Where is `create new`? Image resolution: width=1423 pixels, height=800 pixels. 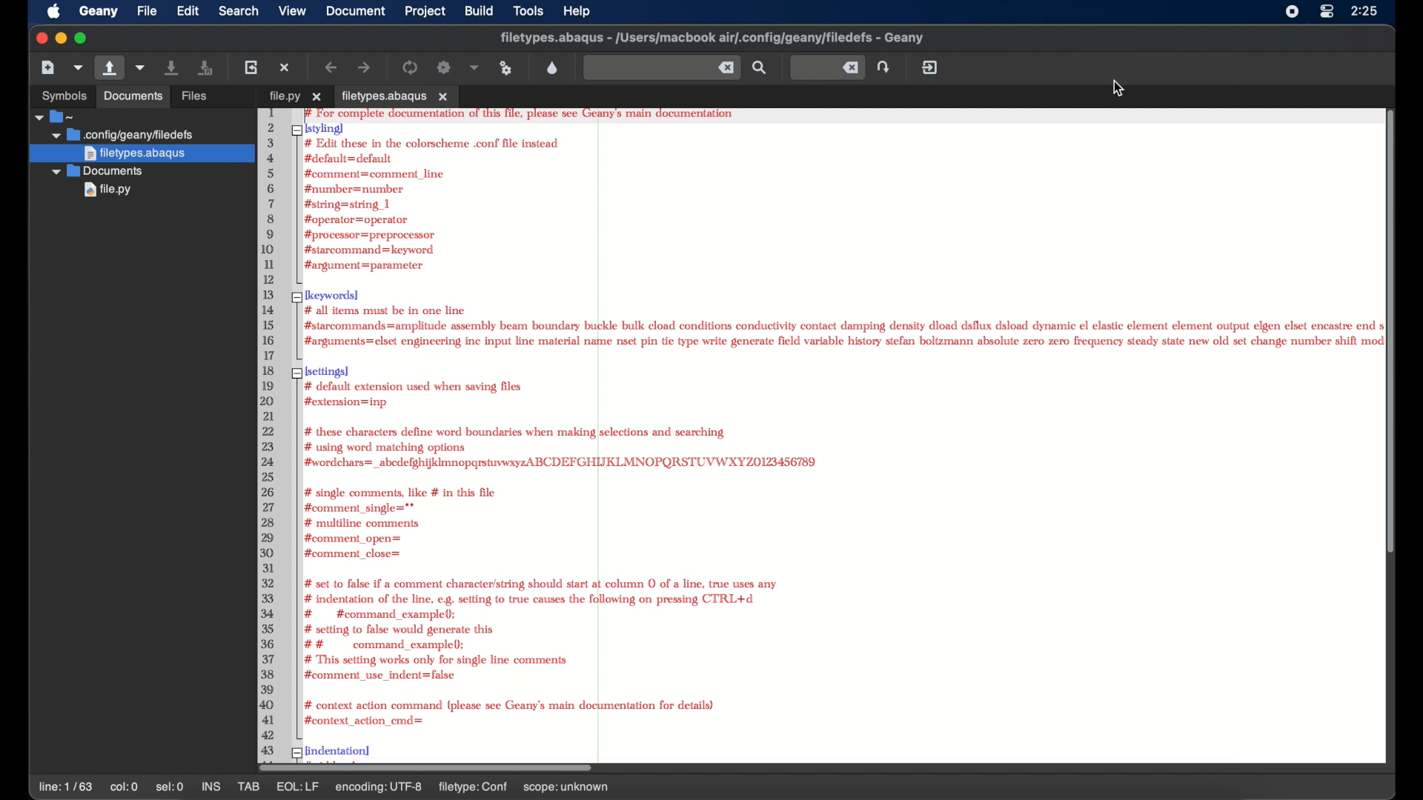
create new is located at coordinates (48, 67).